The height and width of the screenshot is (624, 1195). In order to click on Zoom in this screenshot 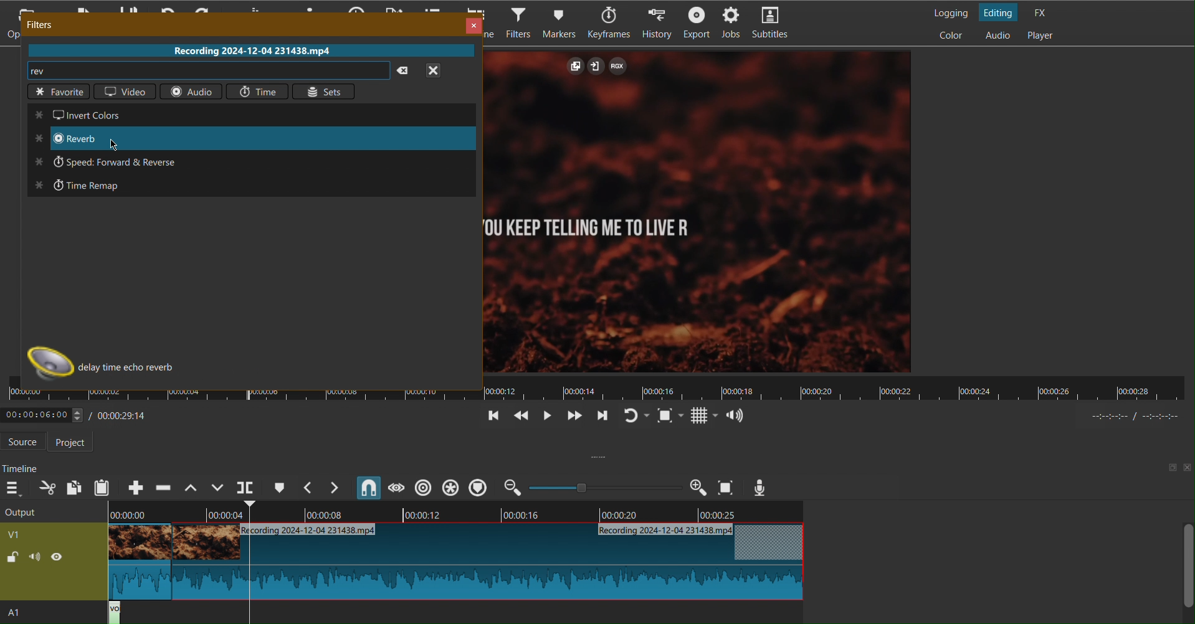, I will do `click(605, 487)`.